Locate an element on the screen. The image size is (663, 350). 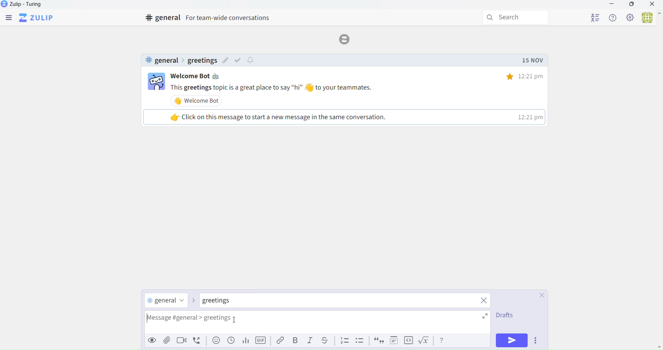
edit is located at coordinates (225, 61).